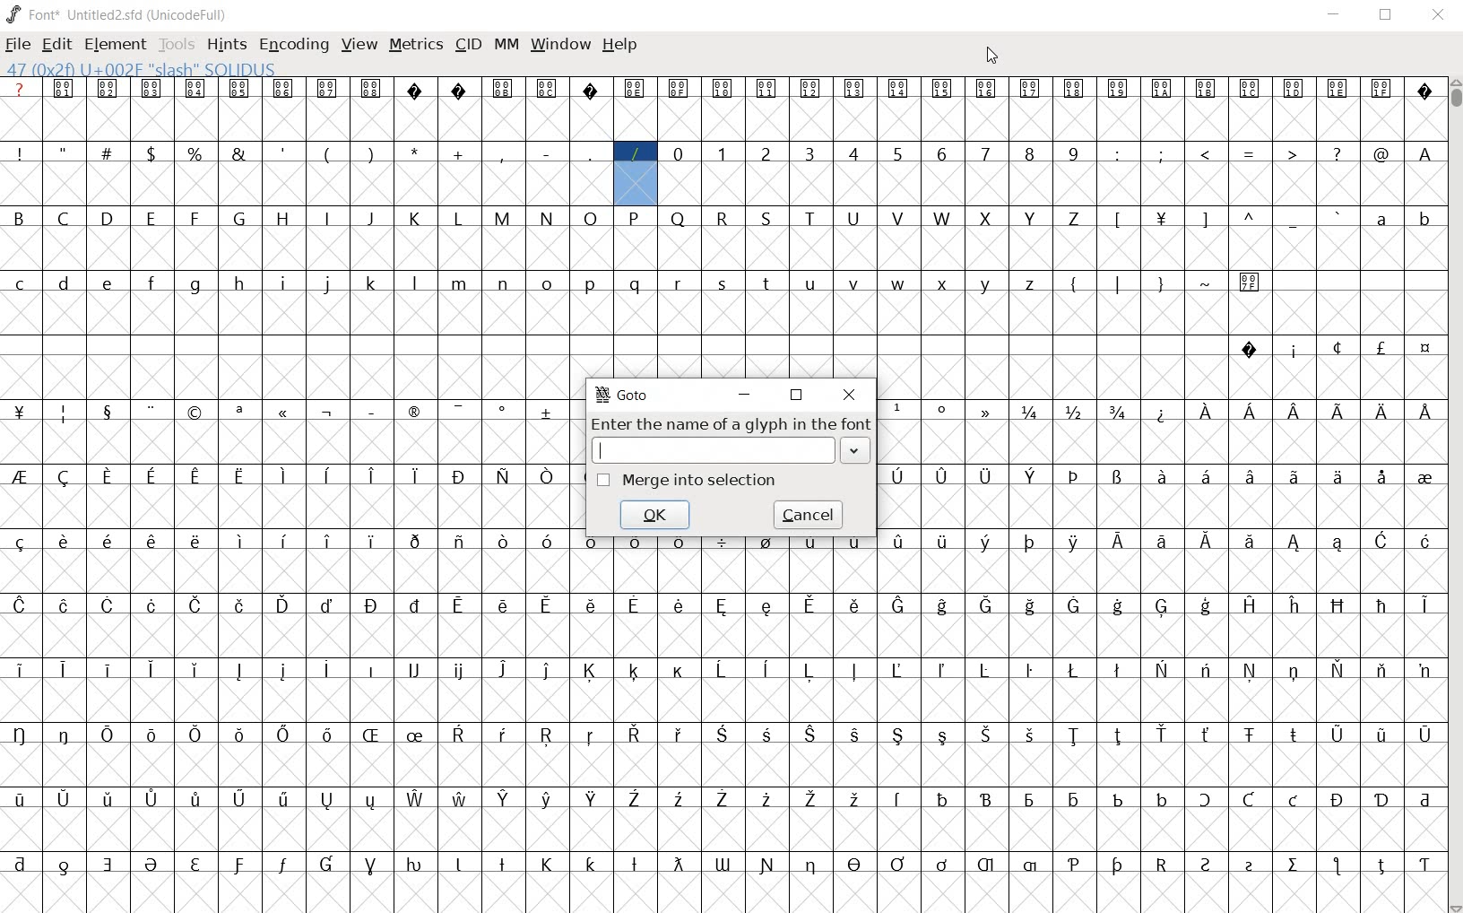 The width and height of the screenshot is (1463, 913). Describe the element at coordinates (635, 153) in the screenshot. I see `glyph` at that location.